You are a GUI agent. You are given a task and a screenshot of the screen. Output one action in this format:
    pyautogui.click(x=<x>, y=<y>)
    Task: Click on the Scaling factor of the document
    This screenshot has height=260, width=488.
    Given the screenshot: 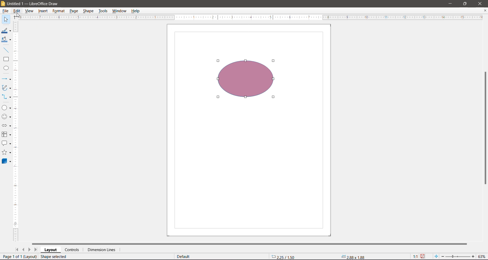 What is the action you would take?
    pyautogui.click(x=415, y=257)
    